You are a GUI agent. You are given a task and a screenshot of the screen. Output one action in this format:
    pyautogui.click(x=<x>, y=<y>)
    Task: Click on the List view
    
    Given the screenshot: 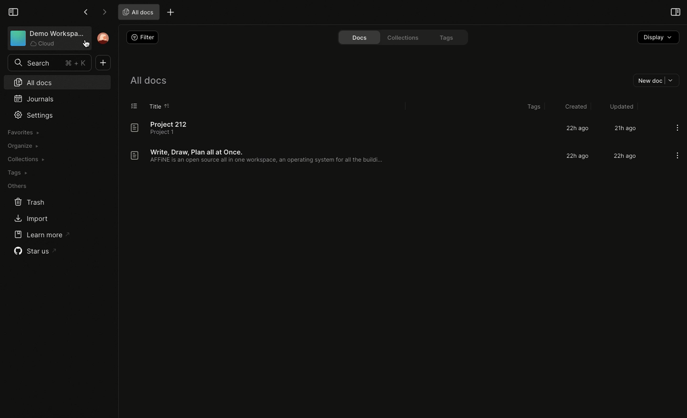 What is the action you would take?
    pyautogui.click(x=135, y=105)
    